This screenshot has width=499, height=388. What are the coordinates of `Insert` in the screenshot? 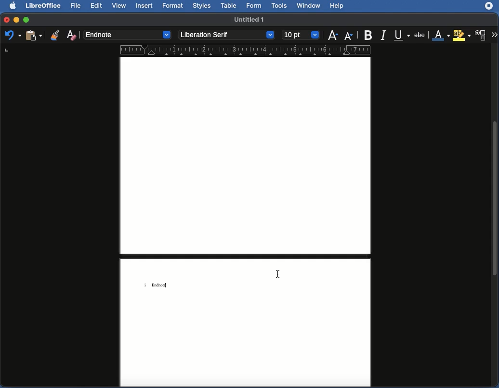 It's located at (144, 5).